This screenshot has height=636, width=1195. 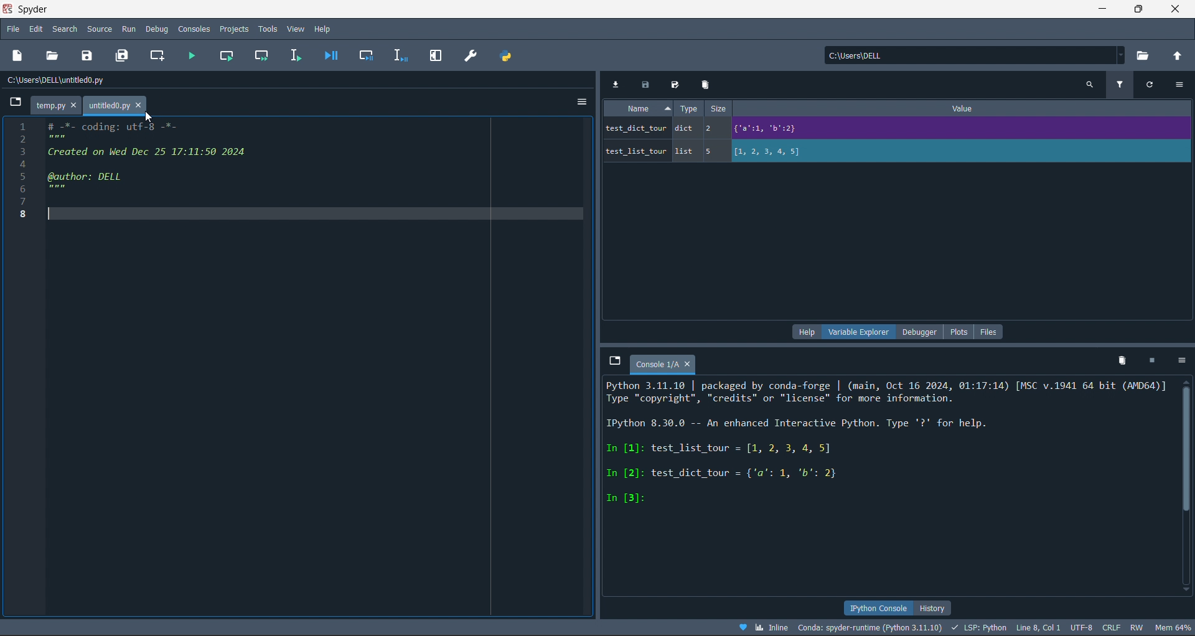 I want to click on temp.py tab, so click(x=54, y=105).